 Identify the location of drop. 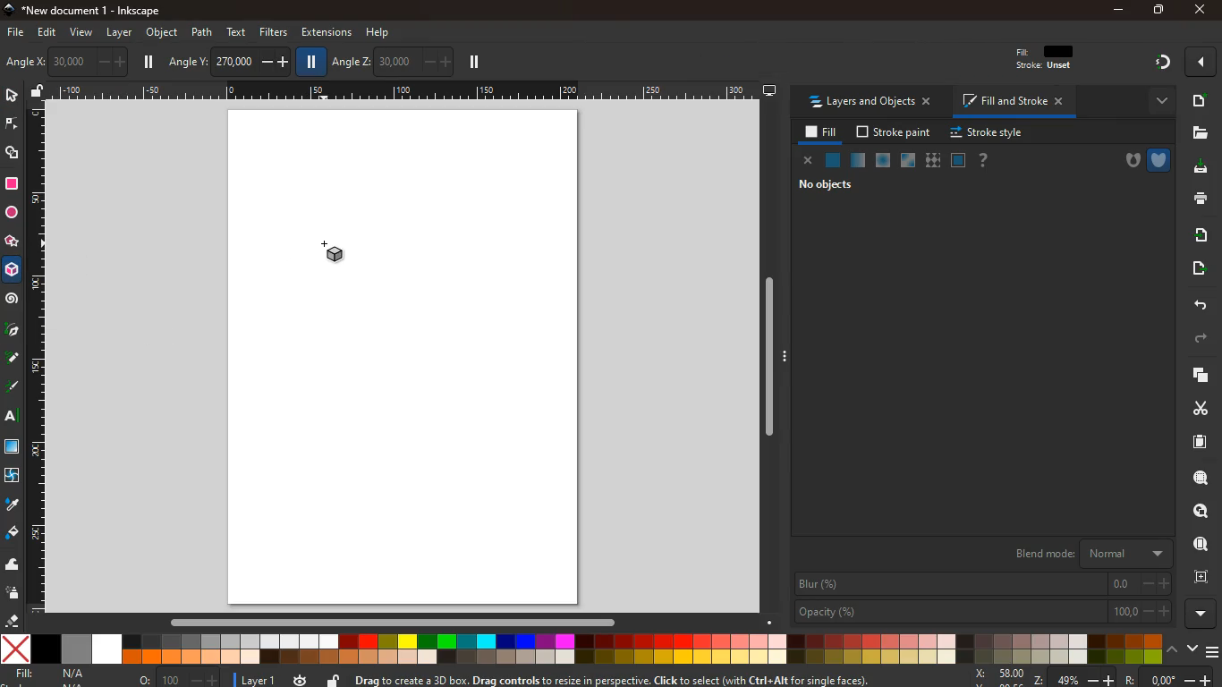
(11, 505).